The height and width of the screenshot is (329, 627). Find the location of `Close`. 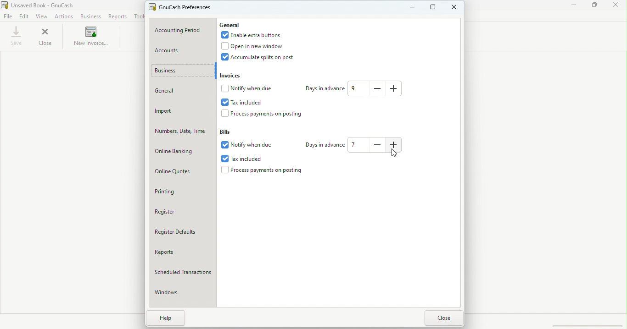

Close is located at coordinates (618, 6).